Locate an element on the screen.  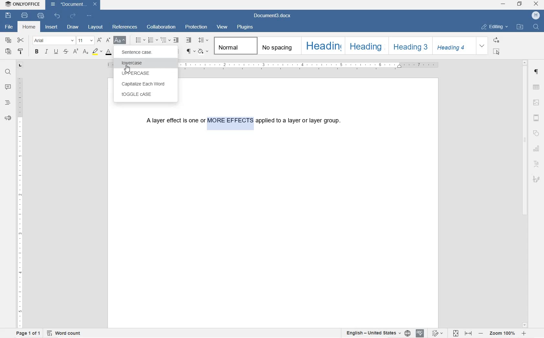
HEADERS & FOOTERS is located at coordinates (536, 118).